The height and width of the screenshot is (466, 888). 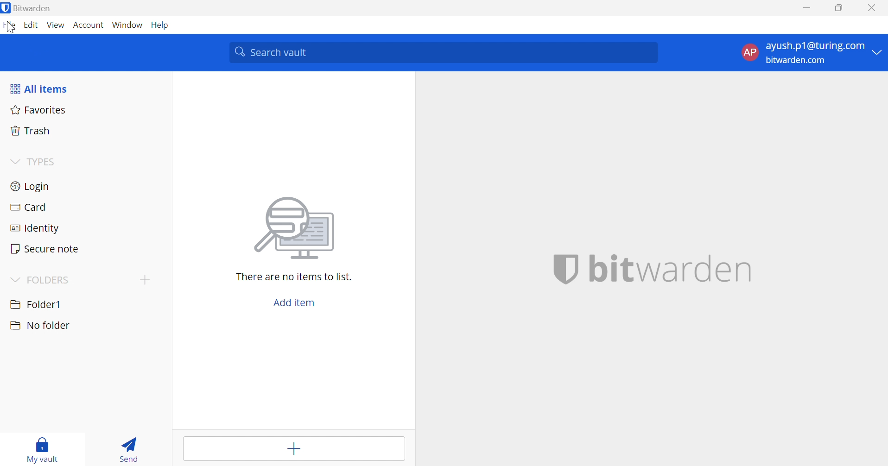 I want to click on Window, so click(x=127, y=25).